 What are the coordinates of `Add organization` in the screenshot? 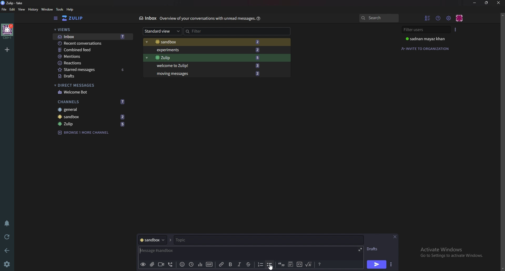 It's located at (7, 49).